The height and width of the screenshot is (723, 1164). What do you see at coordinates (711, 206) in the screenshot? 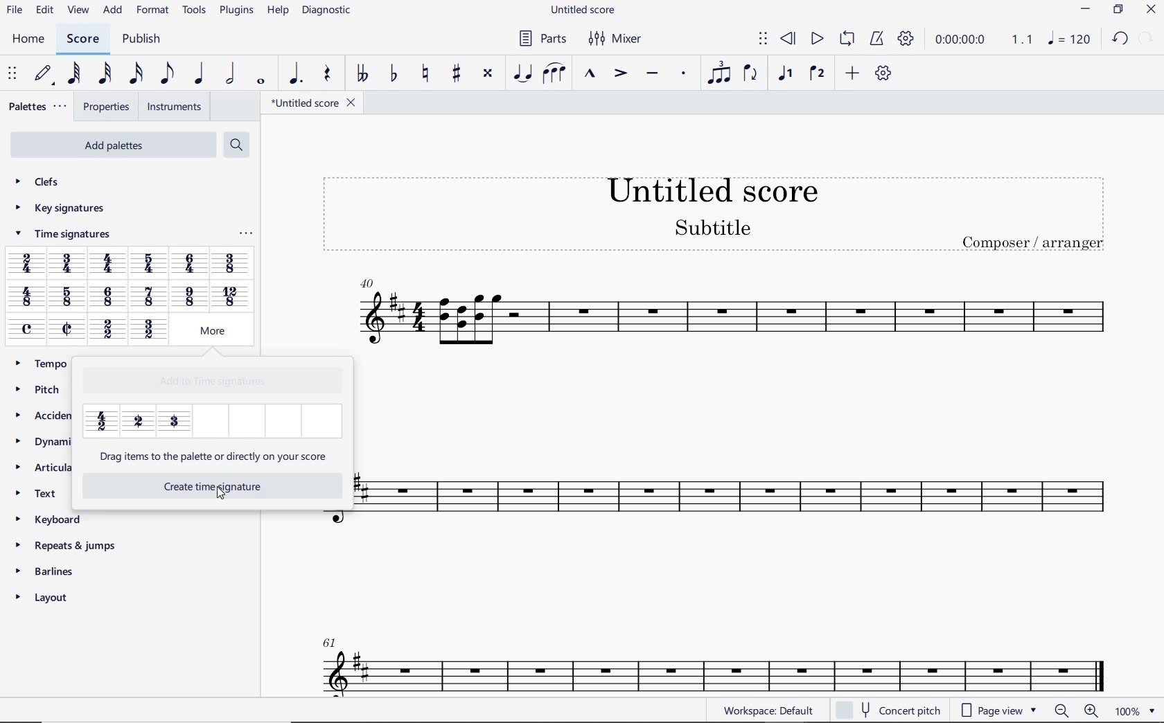
I see `TITLE` at bounding box center [711, 206].